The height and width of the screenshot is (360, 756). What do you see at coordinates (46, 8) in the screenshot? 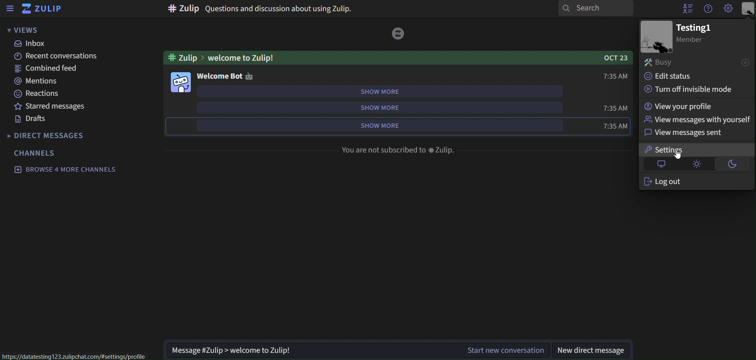
I see `zulip` at bounding box center [46, 8].